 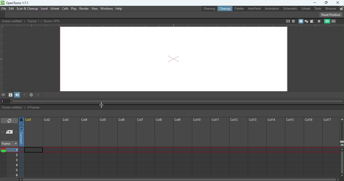 I want to click on , so click(x=4, y=94).